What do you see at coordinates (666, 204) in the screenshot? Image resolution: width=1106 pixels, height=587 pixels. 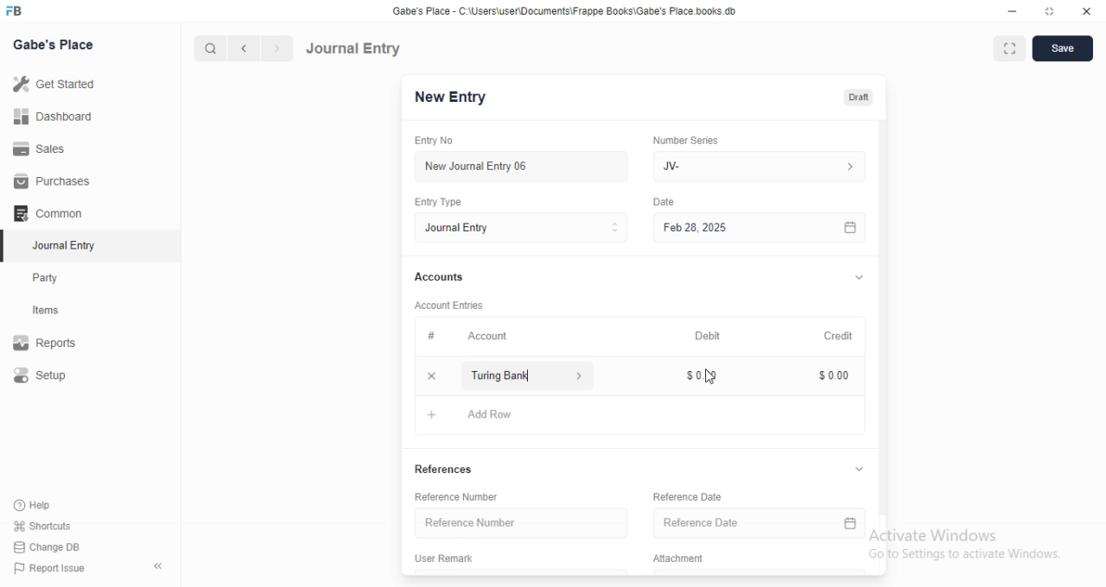 I see `` at bounding box center [666, 204].